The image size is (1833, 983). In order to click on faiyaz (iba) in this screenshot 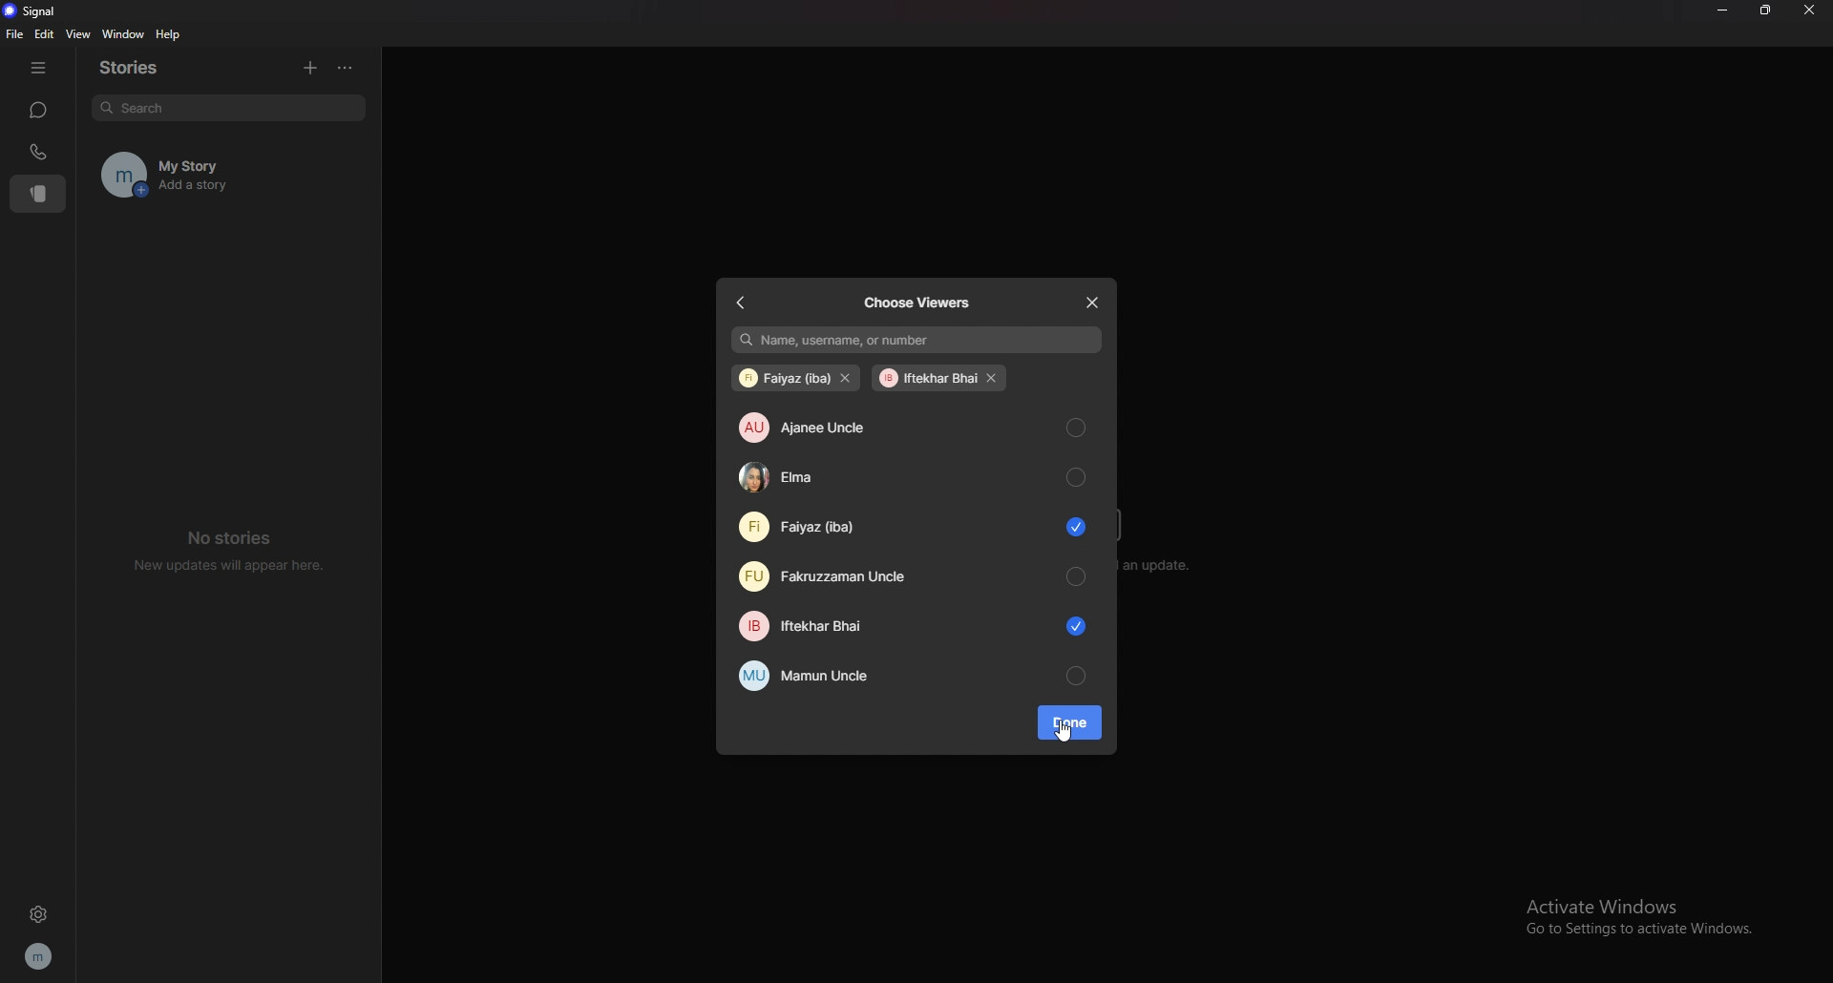, I will do `click(785, 378)`.